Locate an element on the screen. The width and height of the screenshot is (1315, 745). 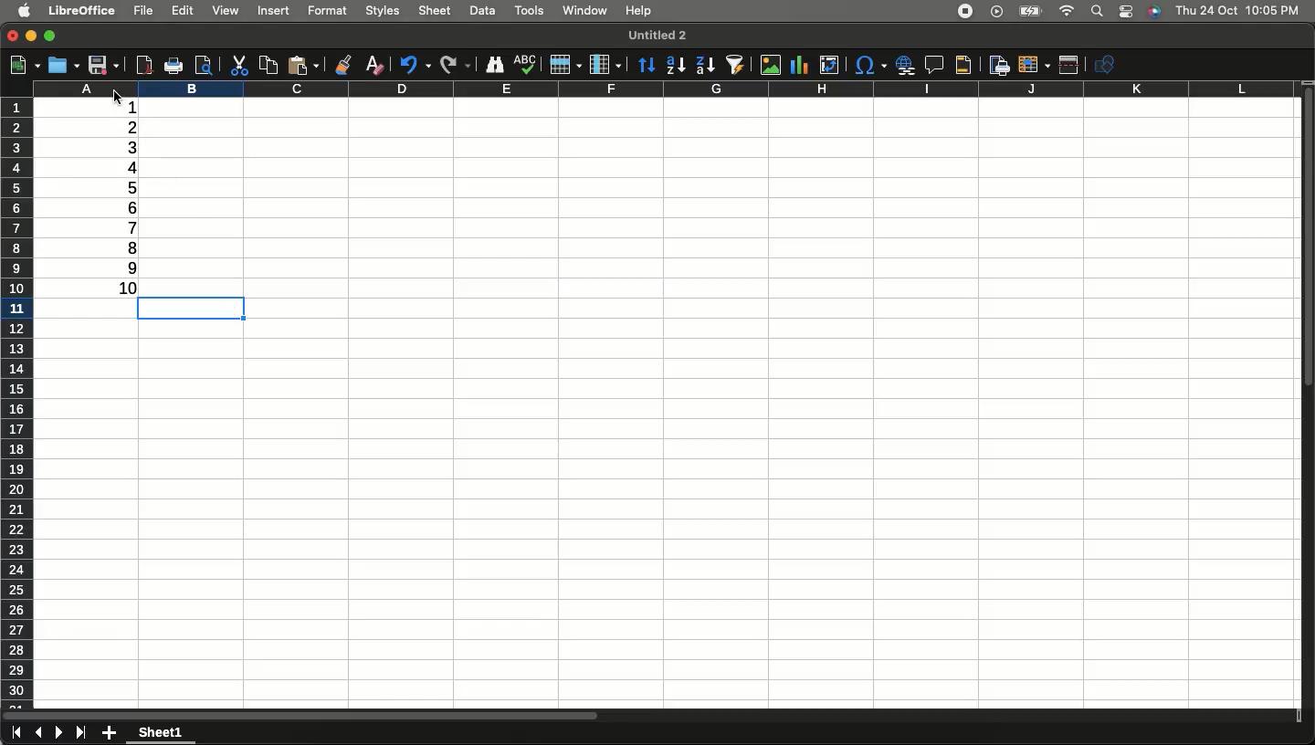
9 is located at coordinates (131, 266).